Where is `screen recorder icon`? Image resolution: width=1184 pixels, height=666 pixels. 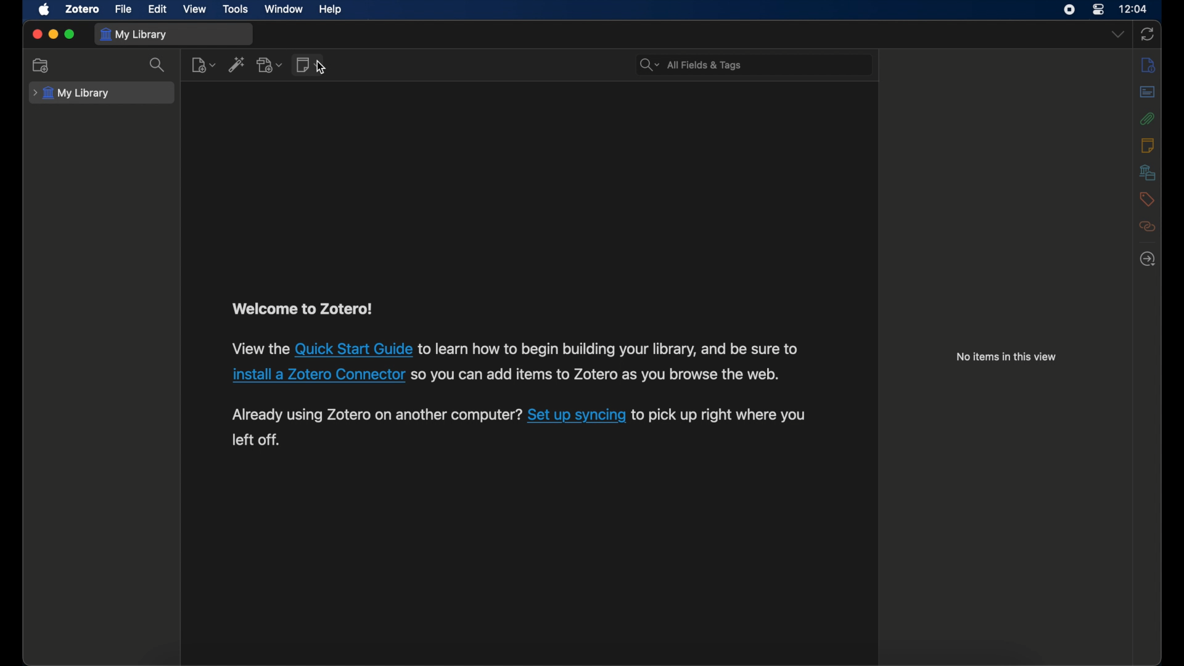
screen recorder icon is located at coordinates (1069, 9).